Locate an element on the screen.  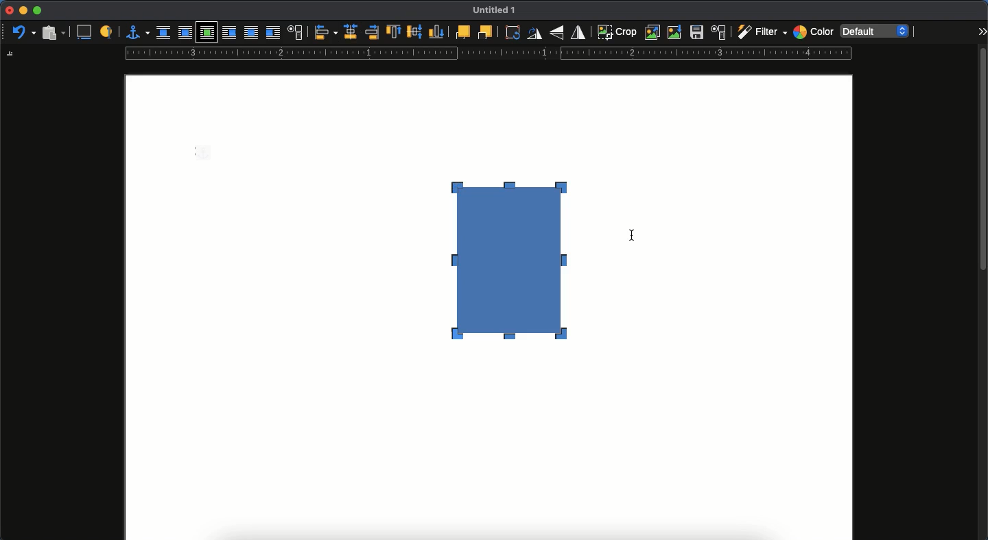
after is located at coordinates (272, 34).